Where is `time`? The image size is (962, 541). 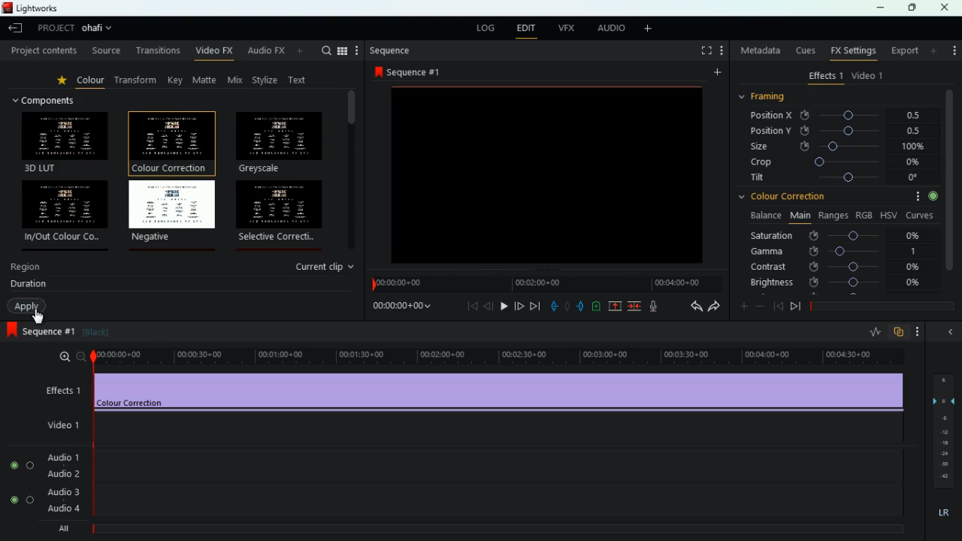 time is located at coordinates (399, 308).